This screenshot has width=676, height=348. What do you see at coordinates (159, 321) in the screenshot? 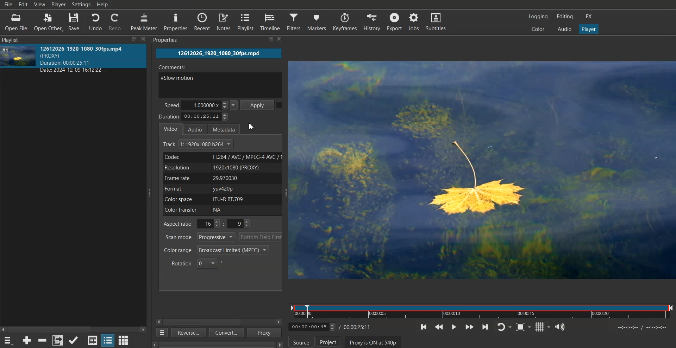
I see `Scroll Left` at bounding box center [159, 321].